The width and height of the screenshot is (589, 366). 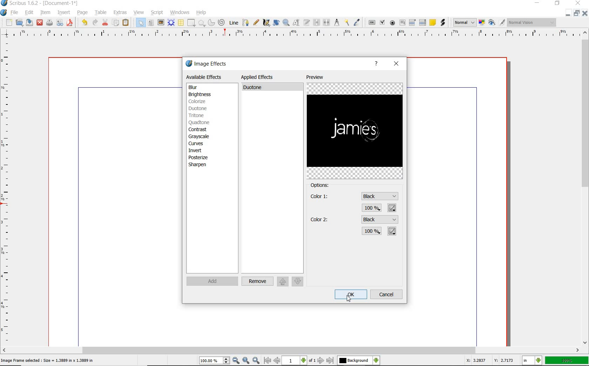 I want to click on PASTE, so click(x=127, y=22).